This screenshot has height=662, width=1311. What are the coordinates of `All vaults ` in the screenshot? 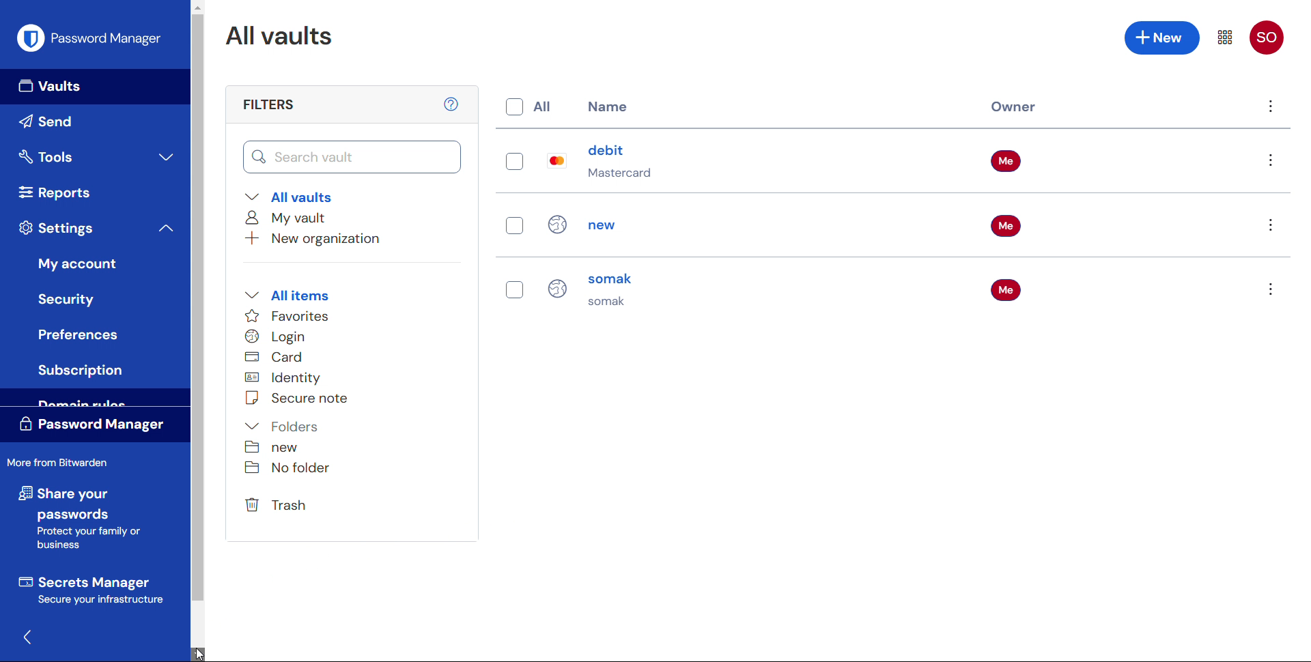 It's located at (290, 197).